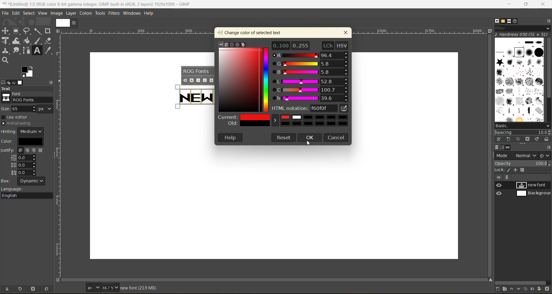 This screenshot has width=552, height=294. What do you see at coordinates (529, 138) in the screenshot?
I see `delete this brush` at bounding box center [529, 138].